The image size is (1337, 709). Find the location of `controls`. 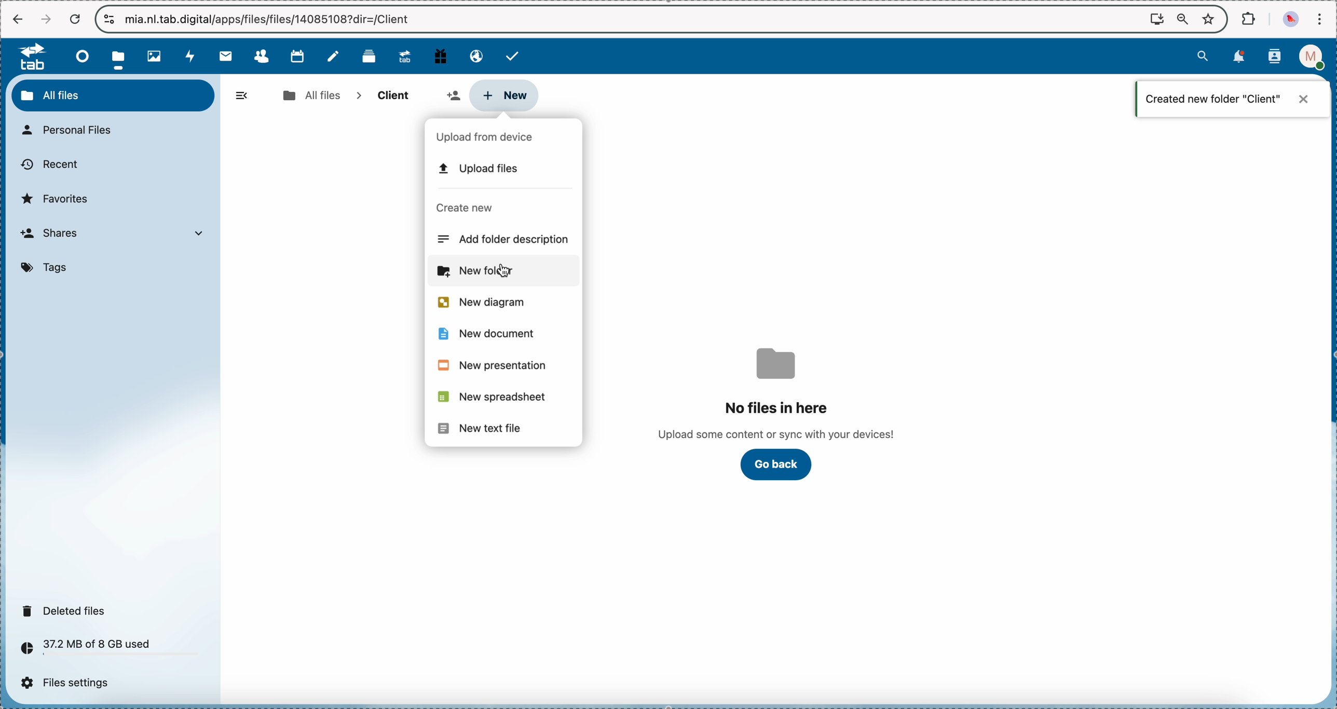

controls is located at coordinates (110, 19).